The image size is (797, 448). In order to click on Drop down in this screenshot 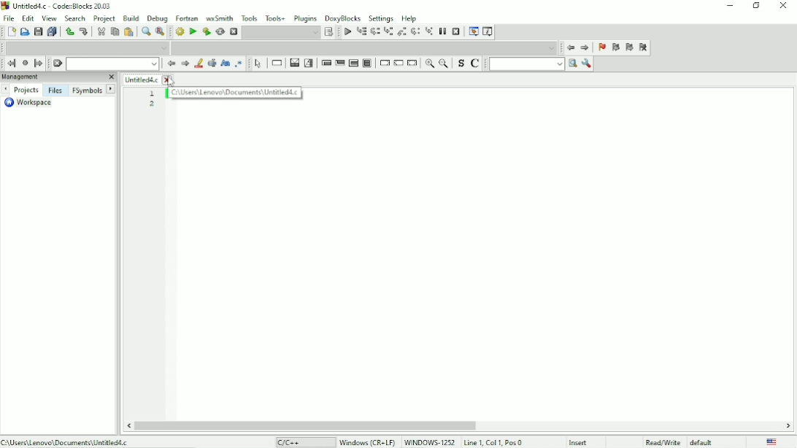, I will do `click(85, 47)`.